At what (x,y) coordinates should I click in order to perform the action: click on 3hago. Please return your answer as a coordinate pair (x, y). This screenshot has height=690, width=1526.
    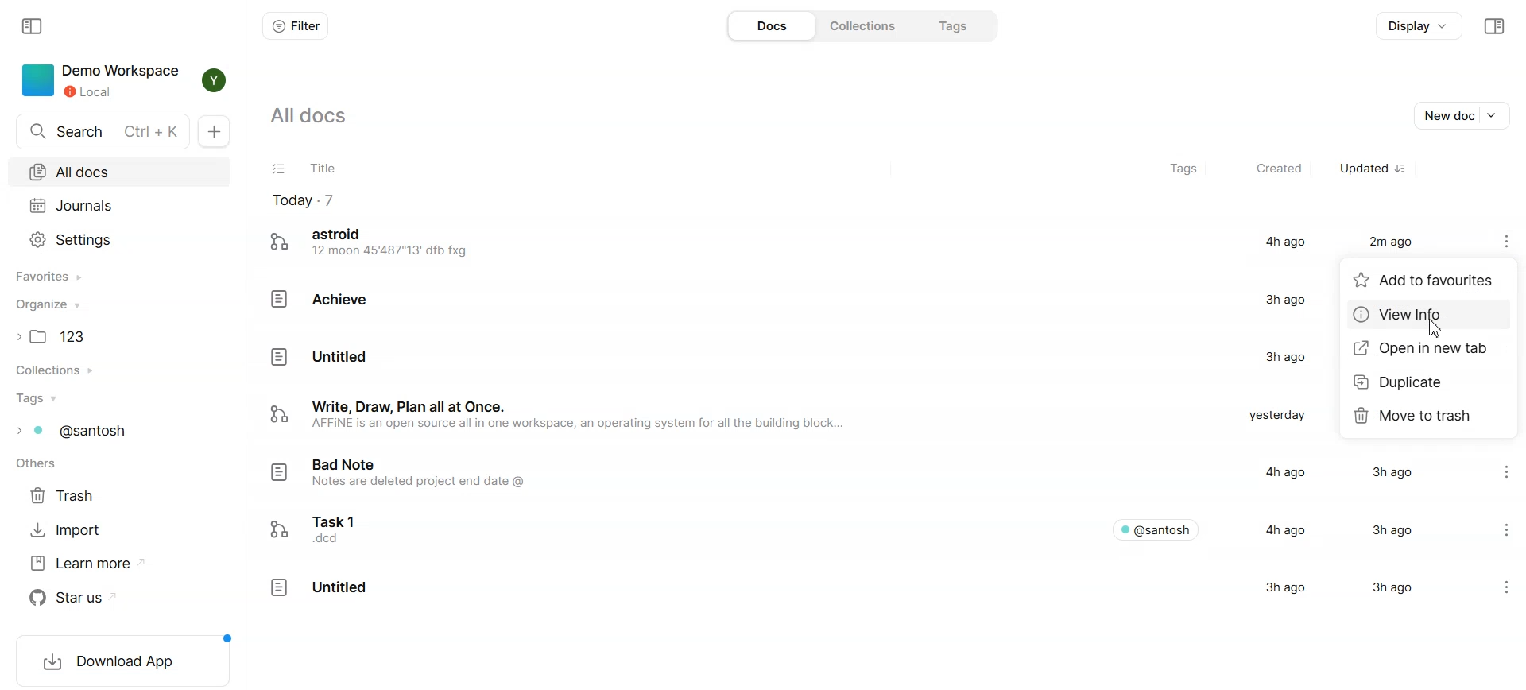
    Looking at the image, I should click on (1386, 529).